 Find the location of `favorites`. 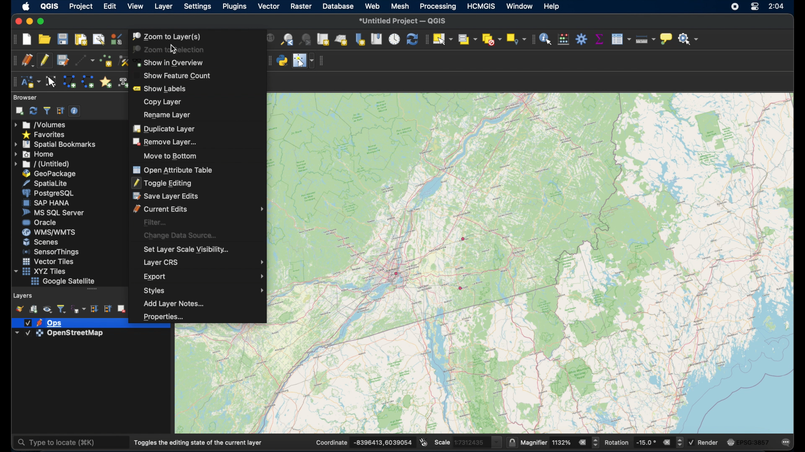

favorites is located at coordinates (45, 134).